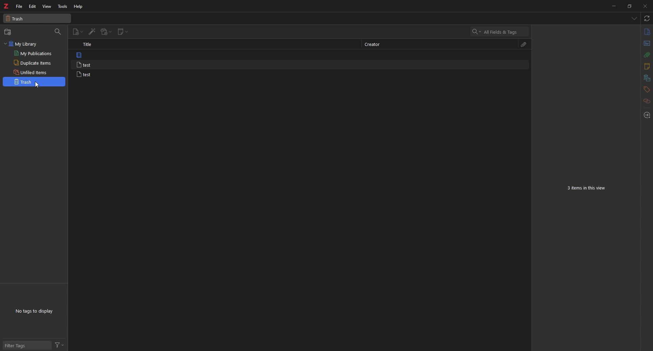  What do you see at coordinates (34, 62) in the screenshot?
I see `duplicate items` at bounding box center [34, 62].